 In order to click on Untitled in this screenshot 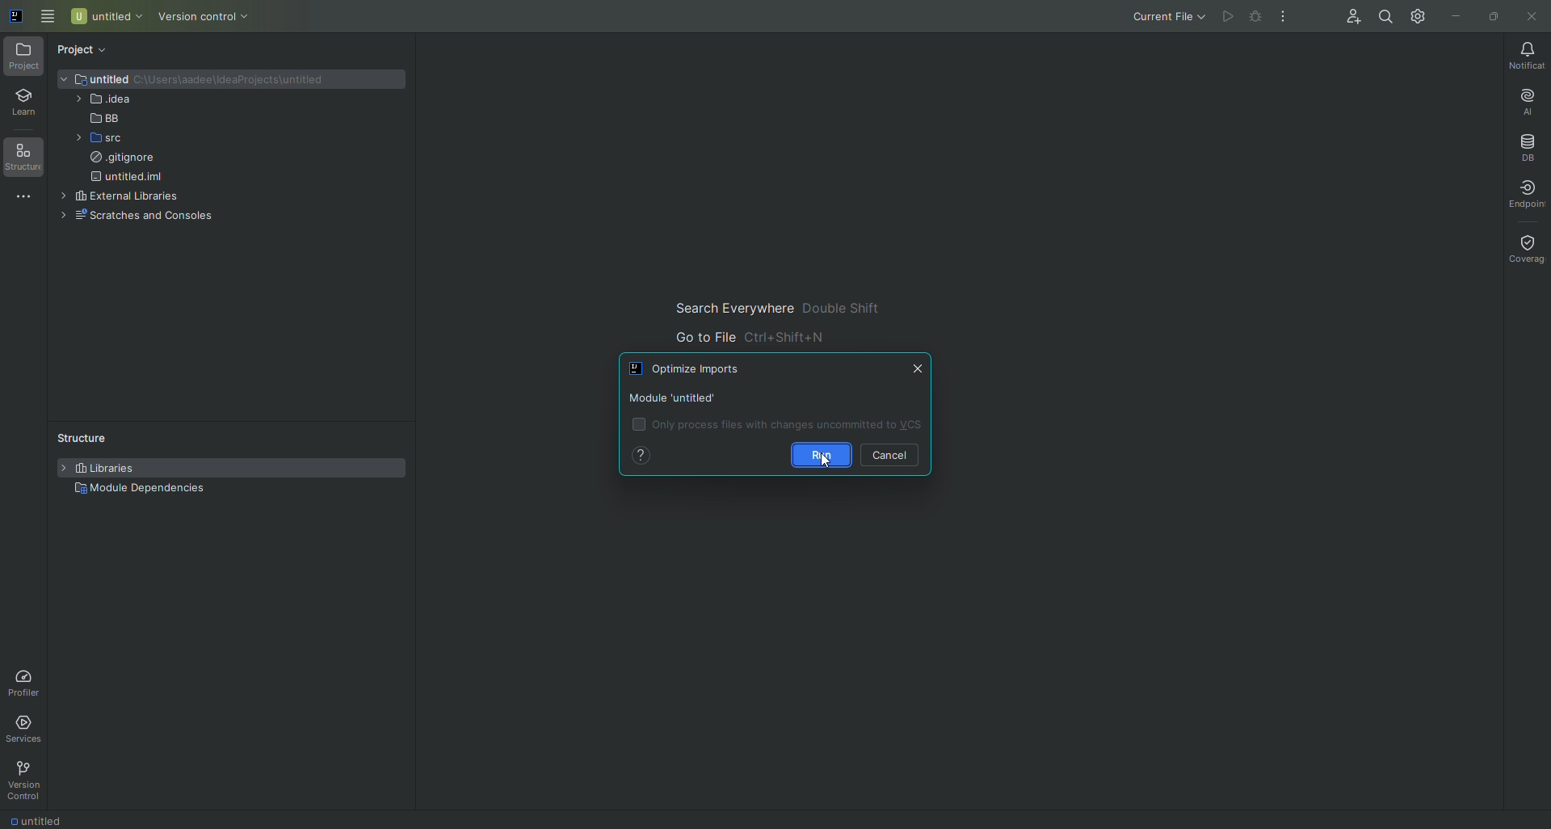, I will do `click(44, 820)`.